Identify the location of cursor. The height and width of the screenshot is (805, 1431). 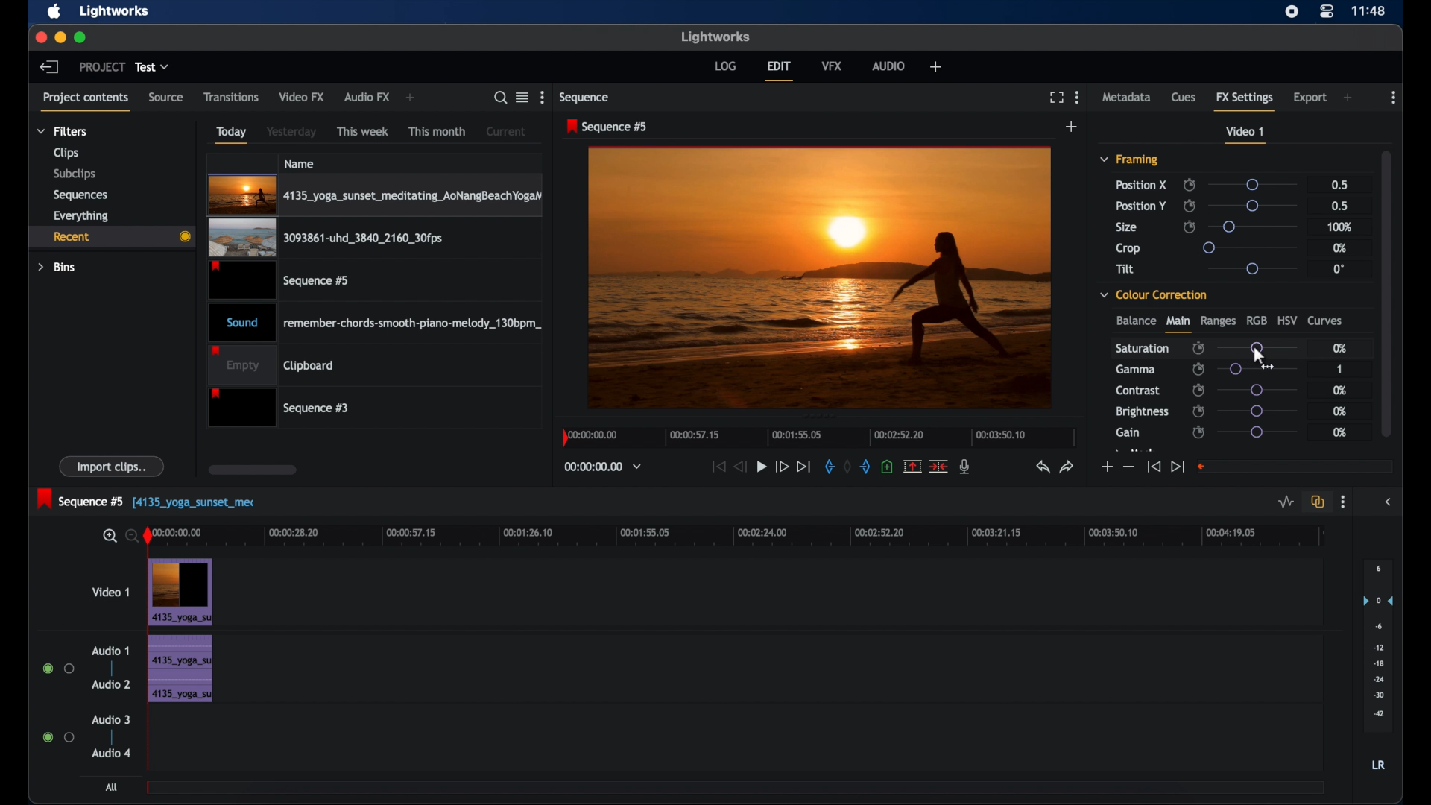
(1265, 359).